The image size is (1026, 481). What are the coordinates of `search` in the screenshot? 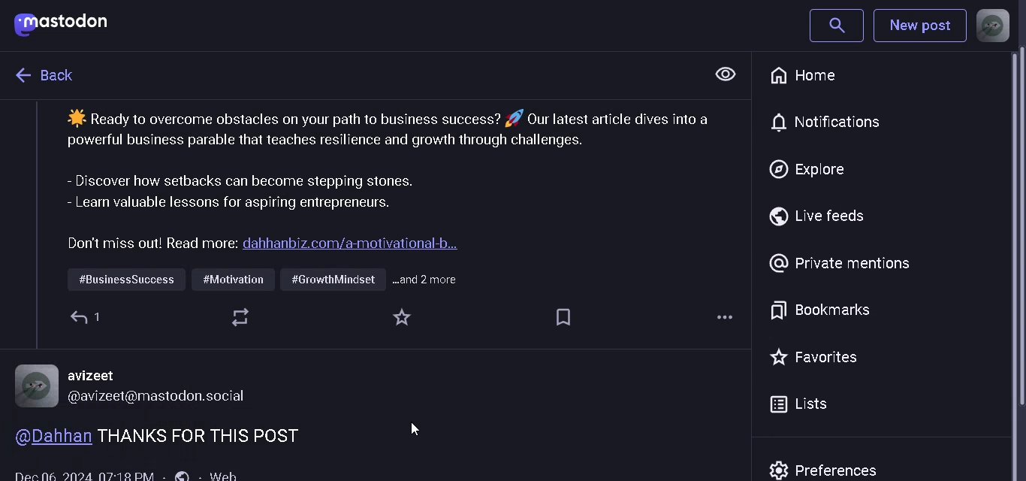 It's located at (836, 25).